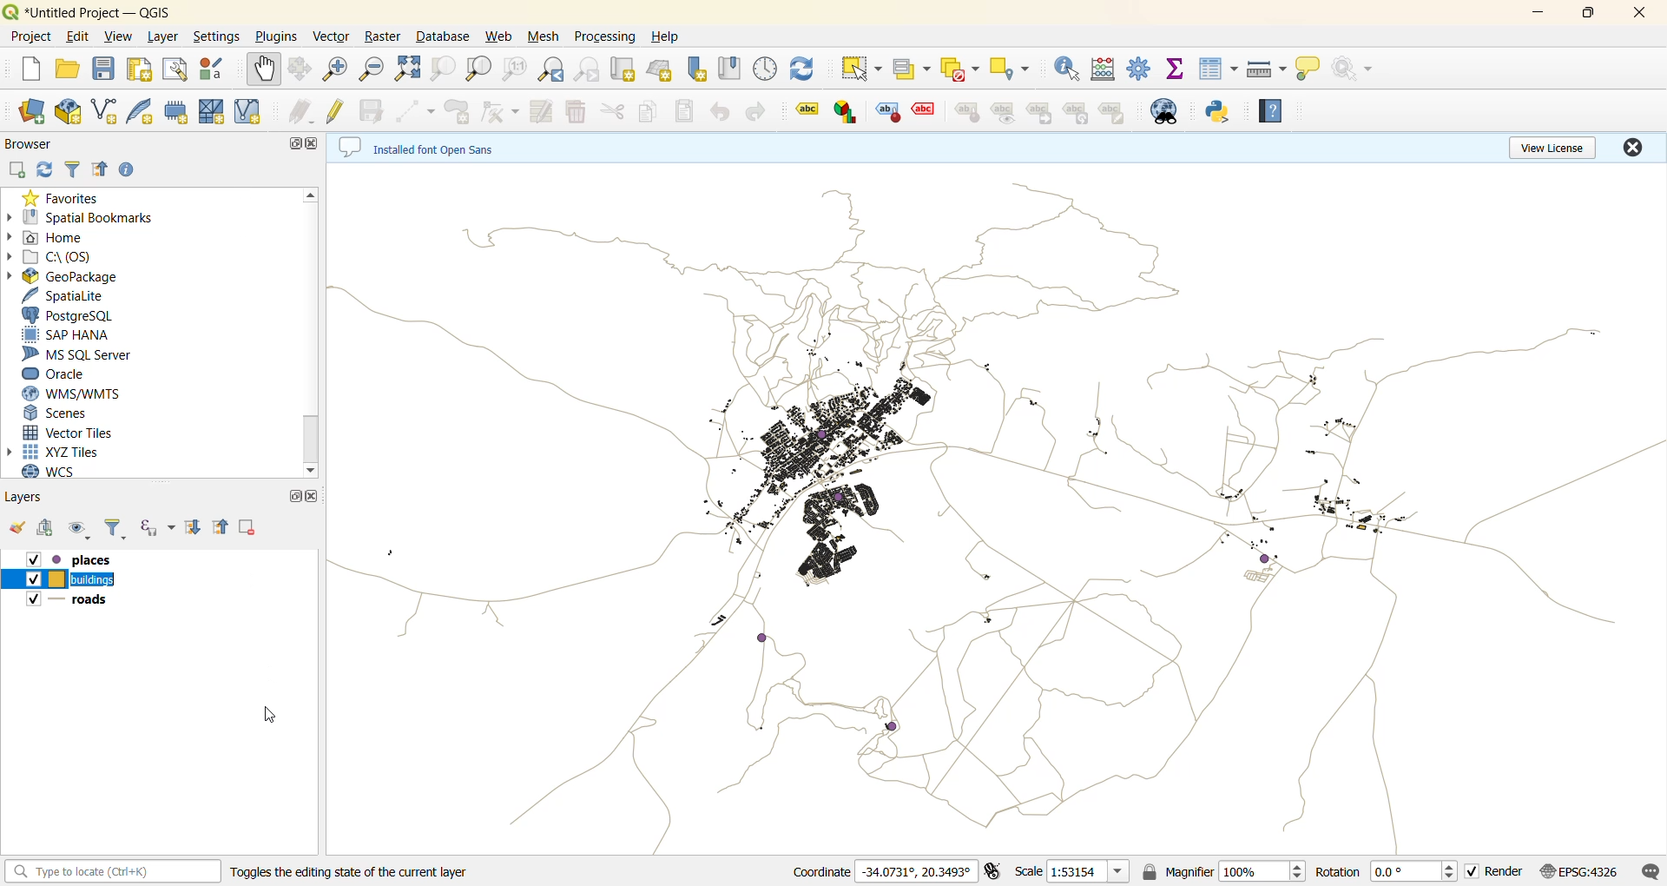 The image size is (1667, 886). Describe the element at coordinates (59, 473) in the screenshot. I see `wcs` at that location.